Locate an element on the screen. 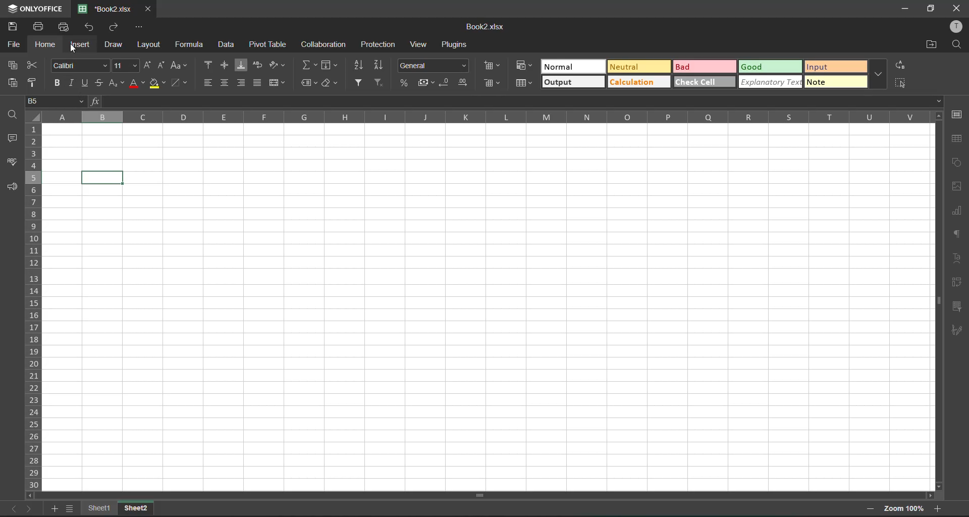 The image size is (969, 517). named ranges is located at coordinates (309, 83).